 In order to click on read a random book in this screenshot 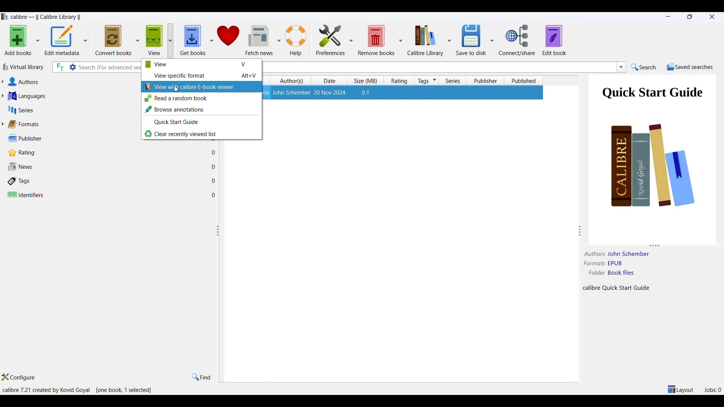, I will do `click(202, 99)`.